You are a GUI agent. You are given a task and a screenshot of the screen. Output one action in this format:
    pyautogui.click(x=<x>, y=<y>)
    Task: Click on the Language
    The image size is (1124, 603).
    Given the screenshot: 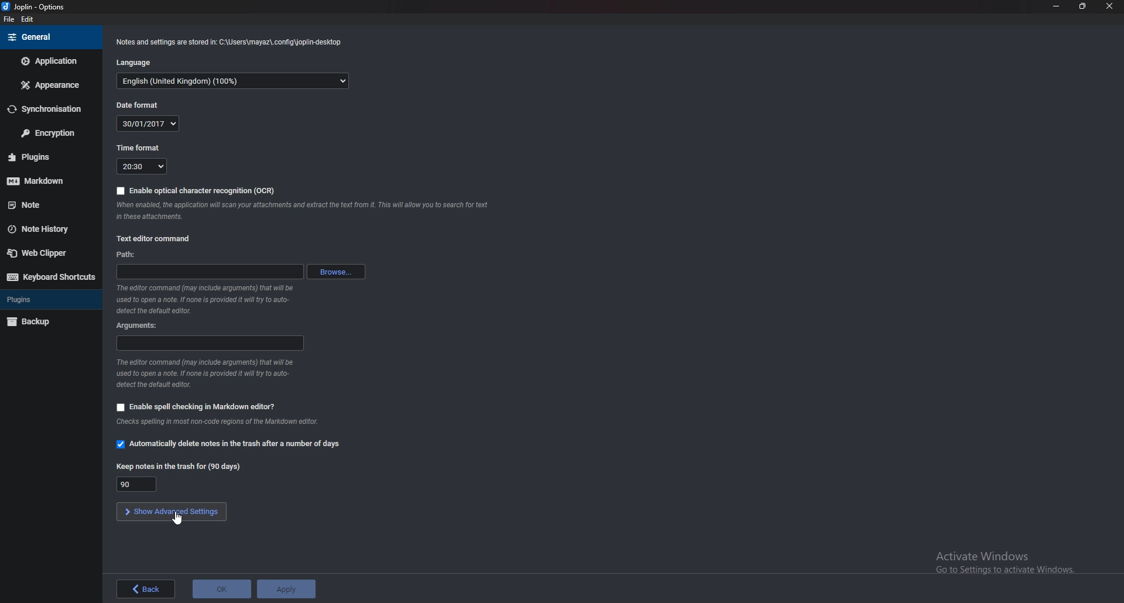 What is the action you would take?
    pyautogui.click(x=139, y=64)
    